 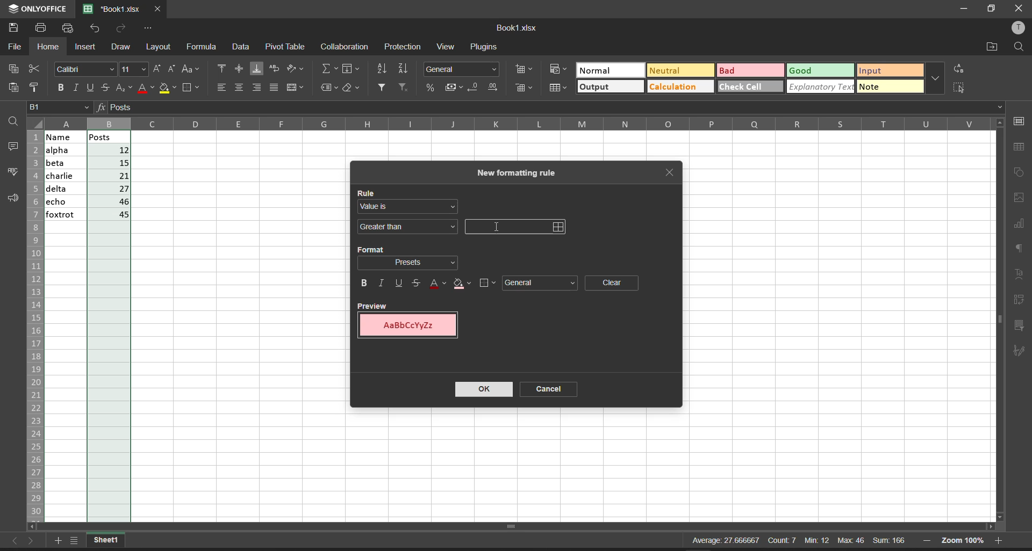 What do you see at coordinates (191, 70) in the screenshot?
I see `change case` at bounding box center [191, 70].